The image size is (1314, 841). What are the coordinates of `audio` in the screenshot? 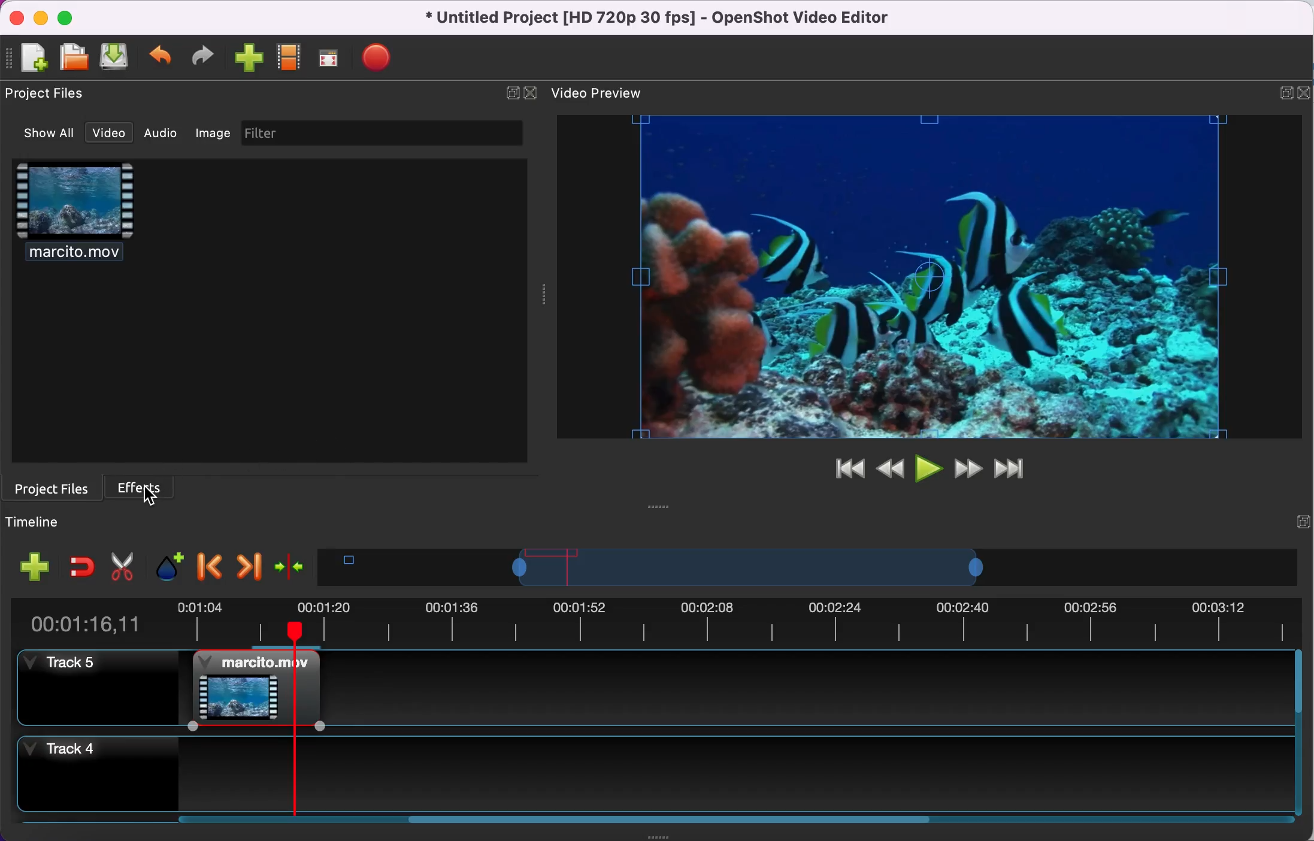 It's located at (159, 135).